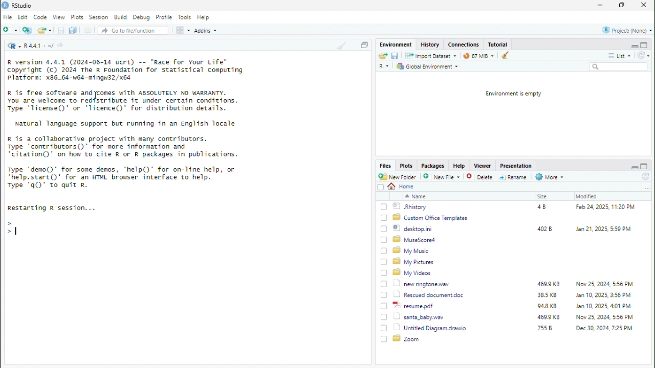  Describe the element at coordinates (443, 177) in the screenshot. I see `New File` at that location.